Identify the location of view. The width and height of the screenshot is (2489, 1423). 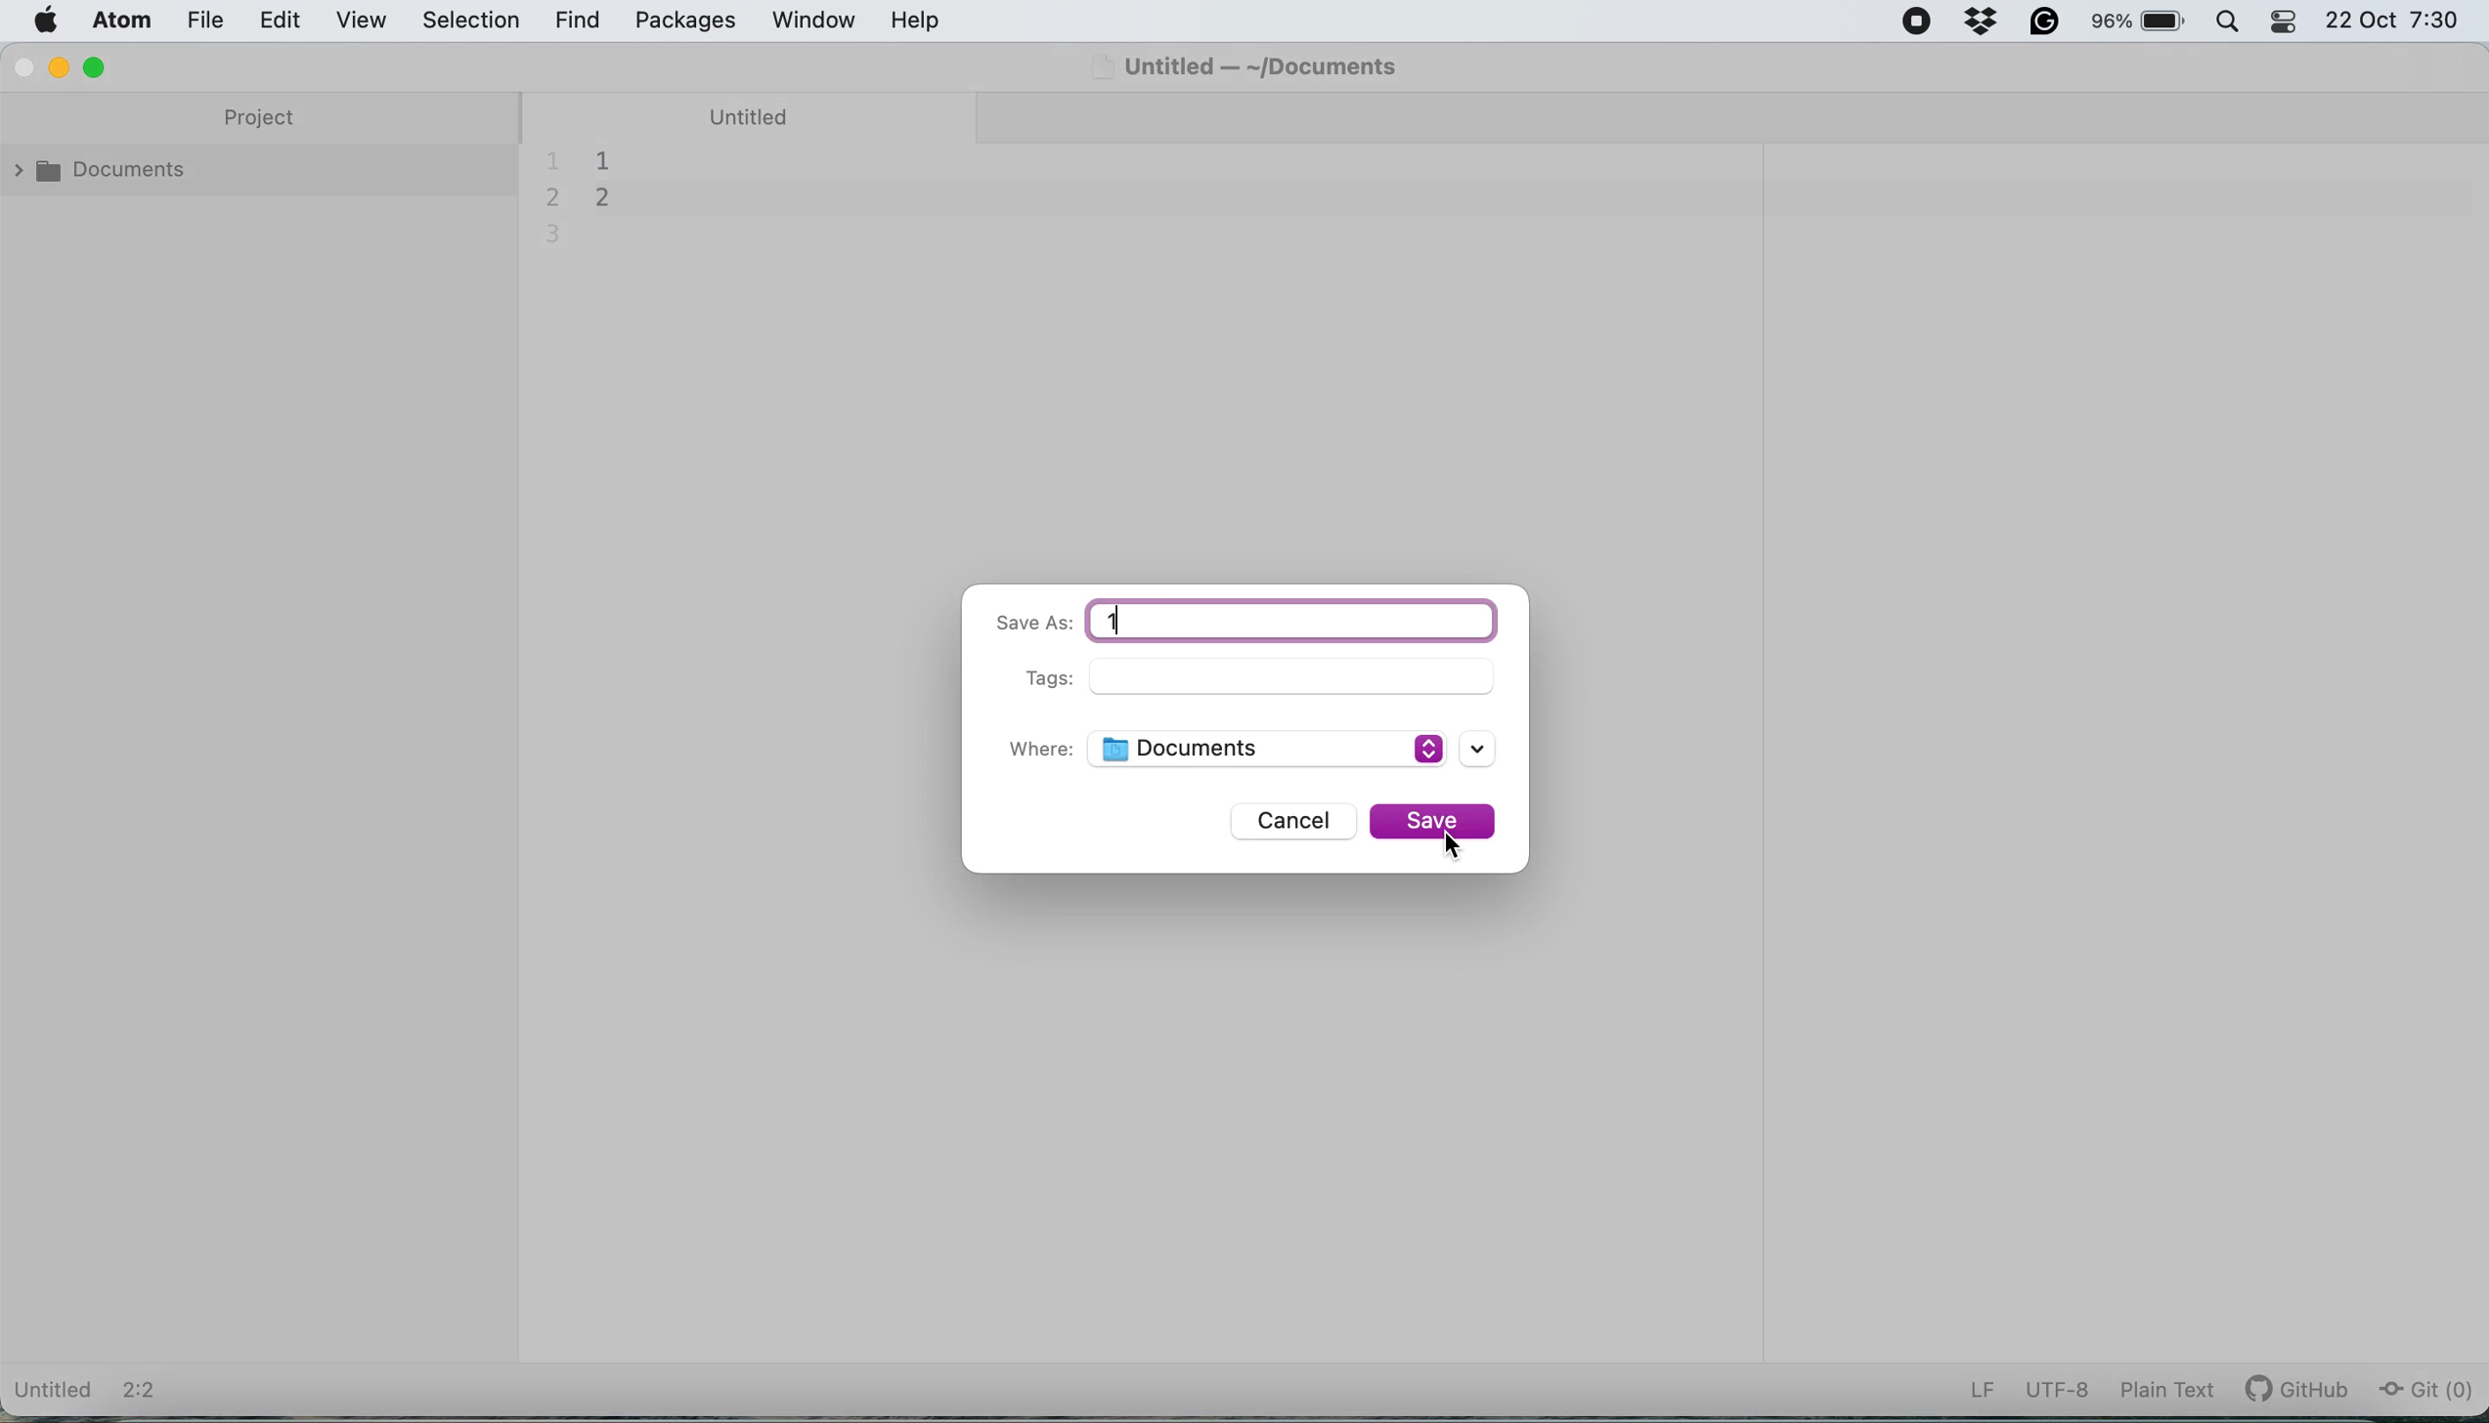
(366, 19).